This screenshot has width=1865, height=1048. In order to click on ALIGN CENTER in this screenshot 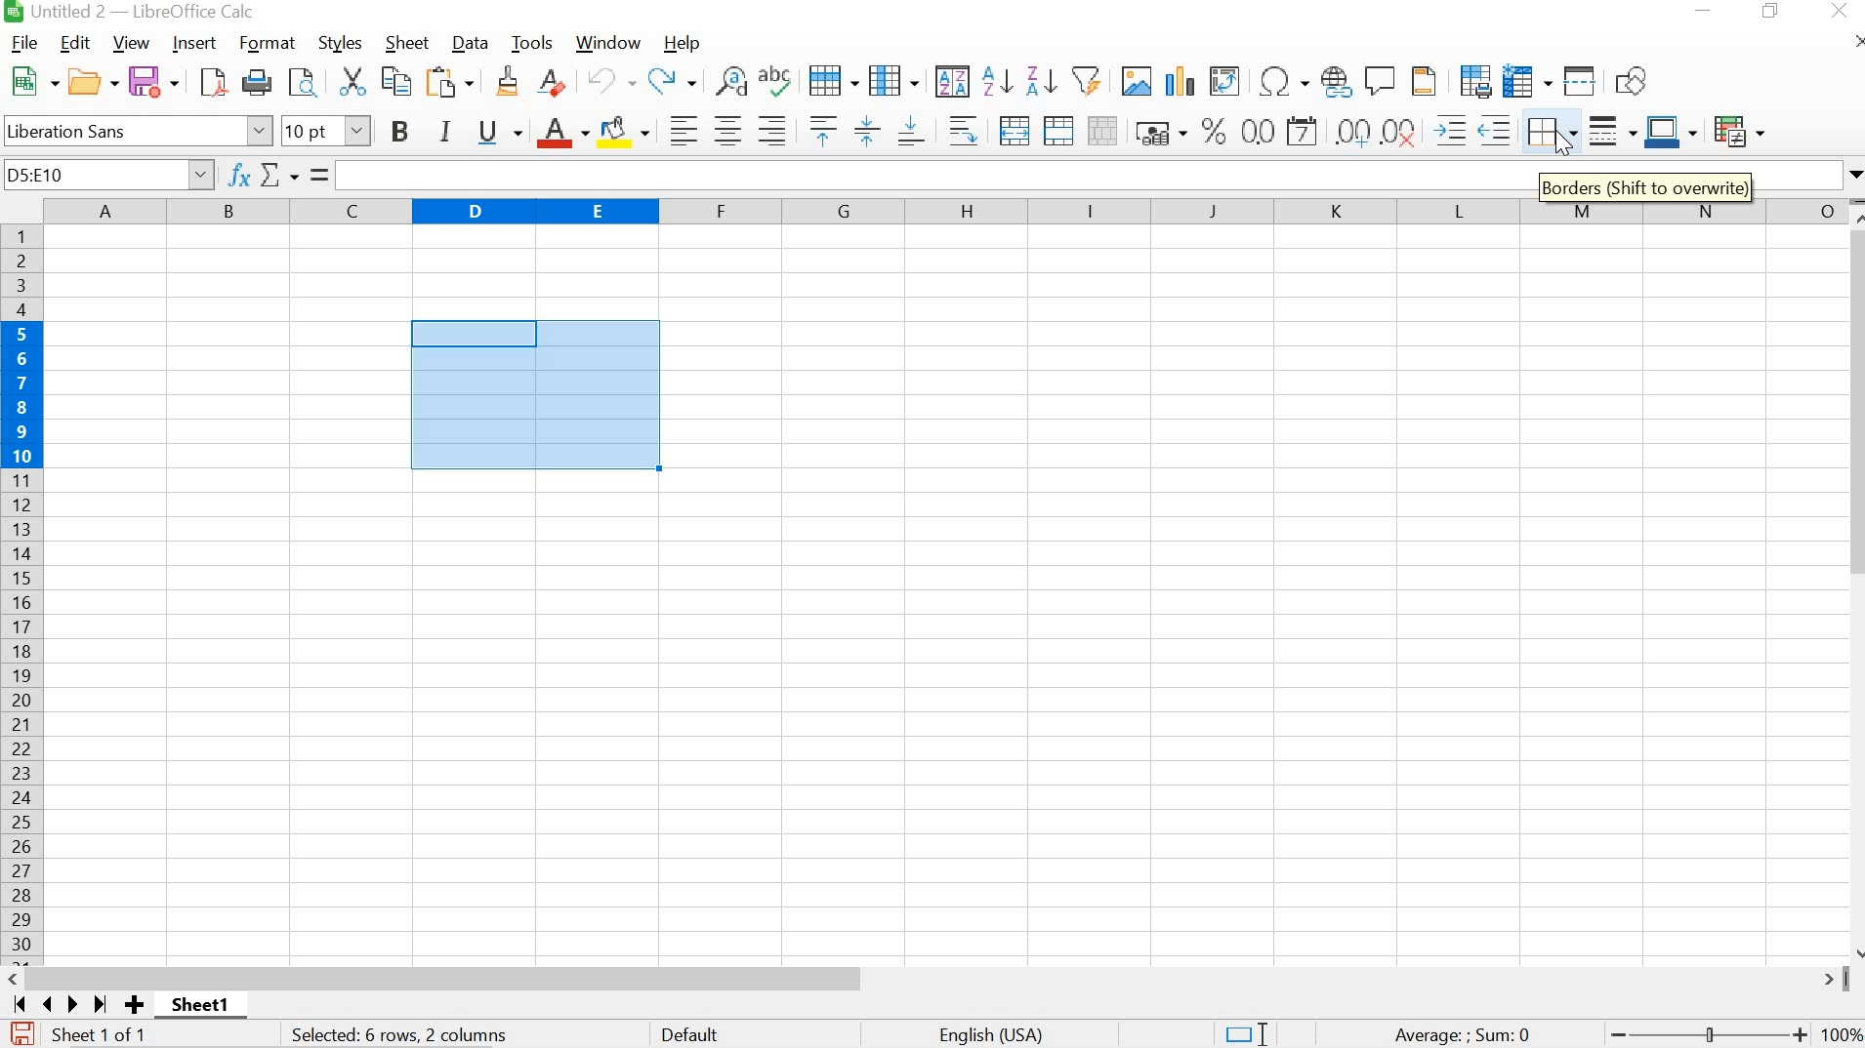, I will do `click(727, 130)`.